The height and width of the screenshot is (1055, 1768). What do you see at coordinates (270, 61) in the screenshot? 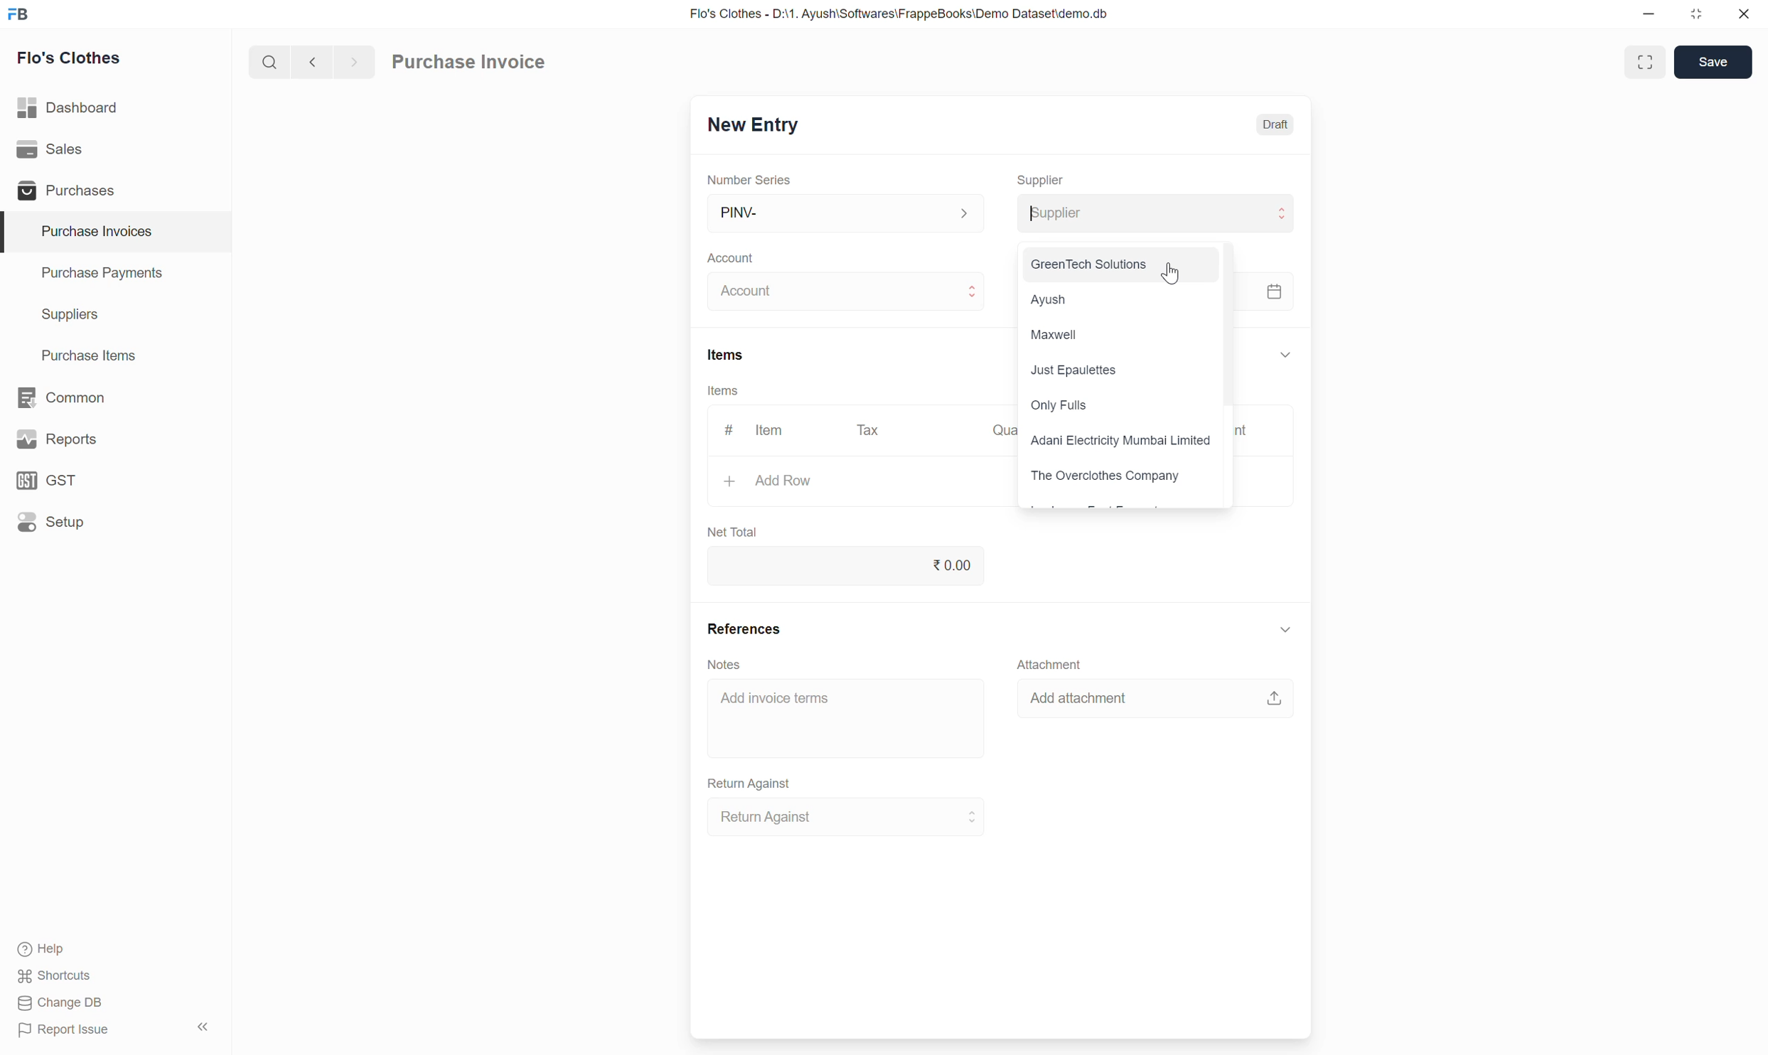
I see `Search` at bounding box center [270, 61].